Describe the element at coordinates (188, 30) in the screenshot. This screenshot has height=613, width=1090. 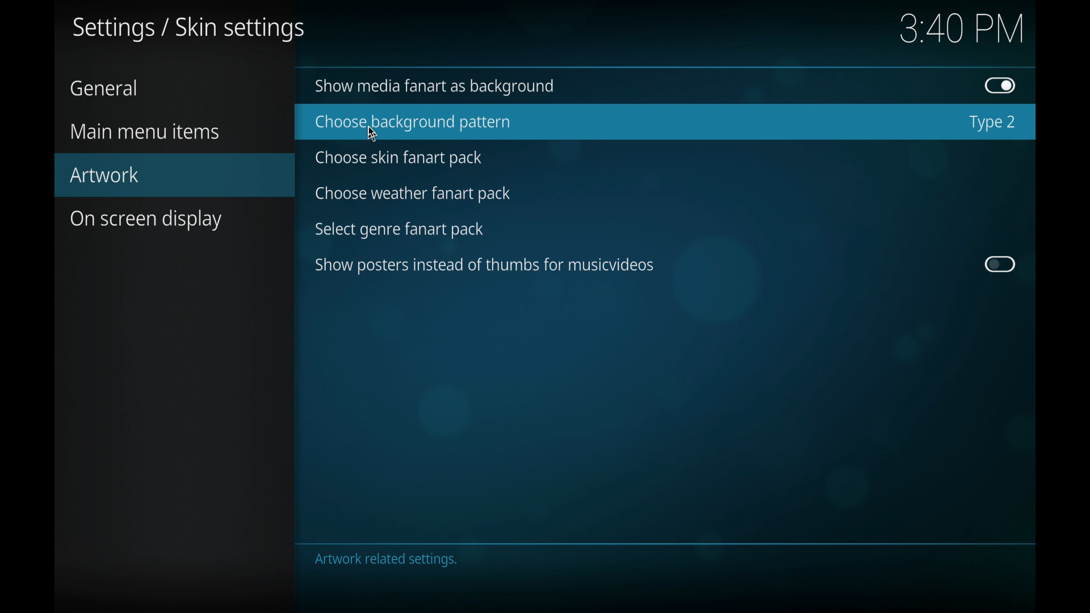
I see `settings/skin settings` at that location.